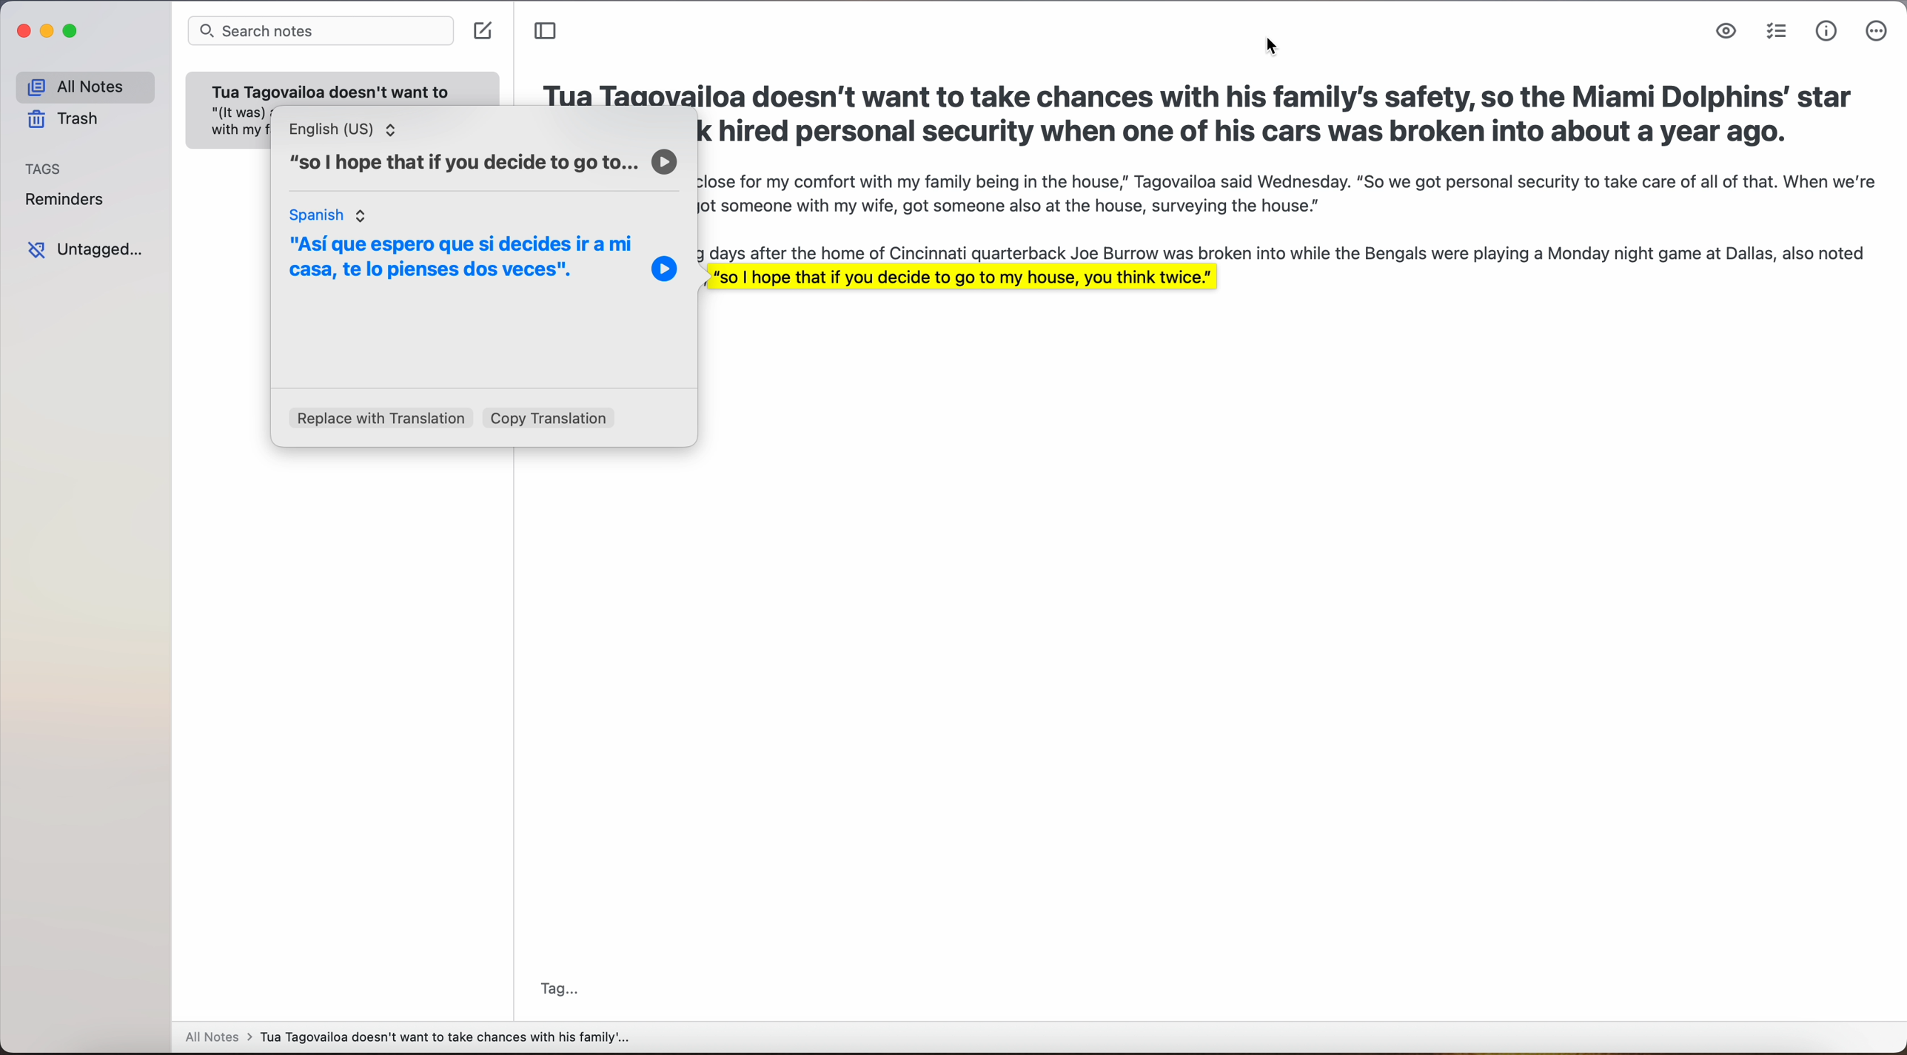  I want to click on , "so | hope that if you decide to go to my house, you think twice." , so click(965, 278).